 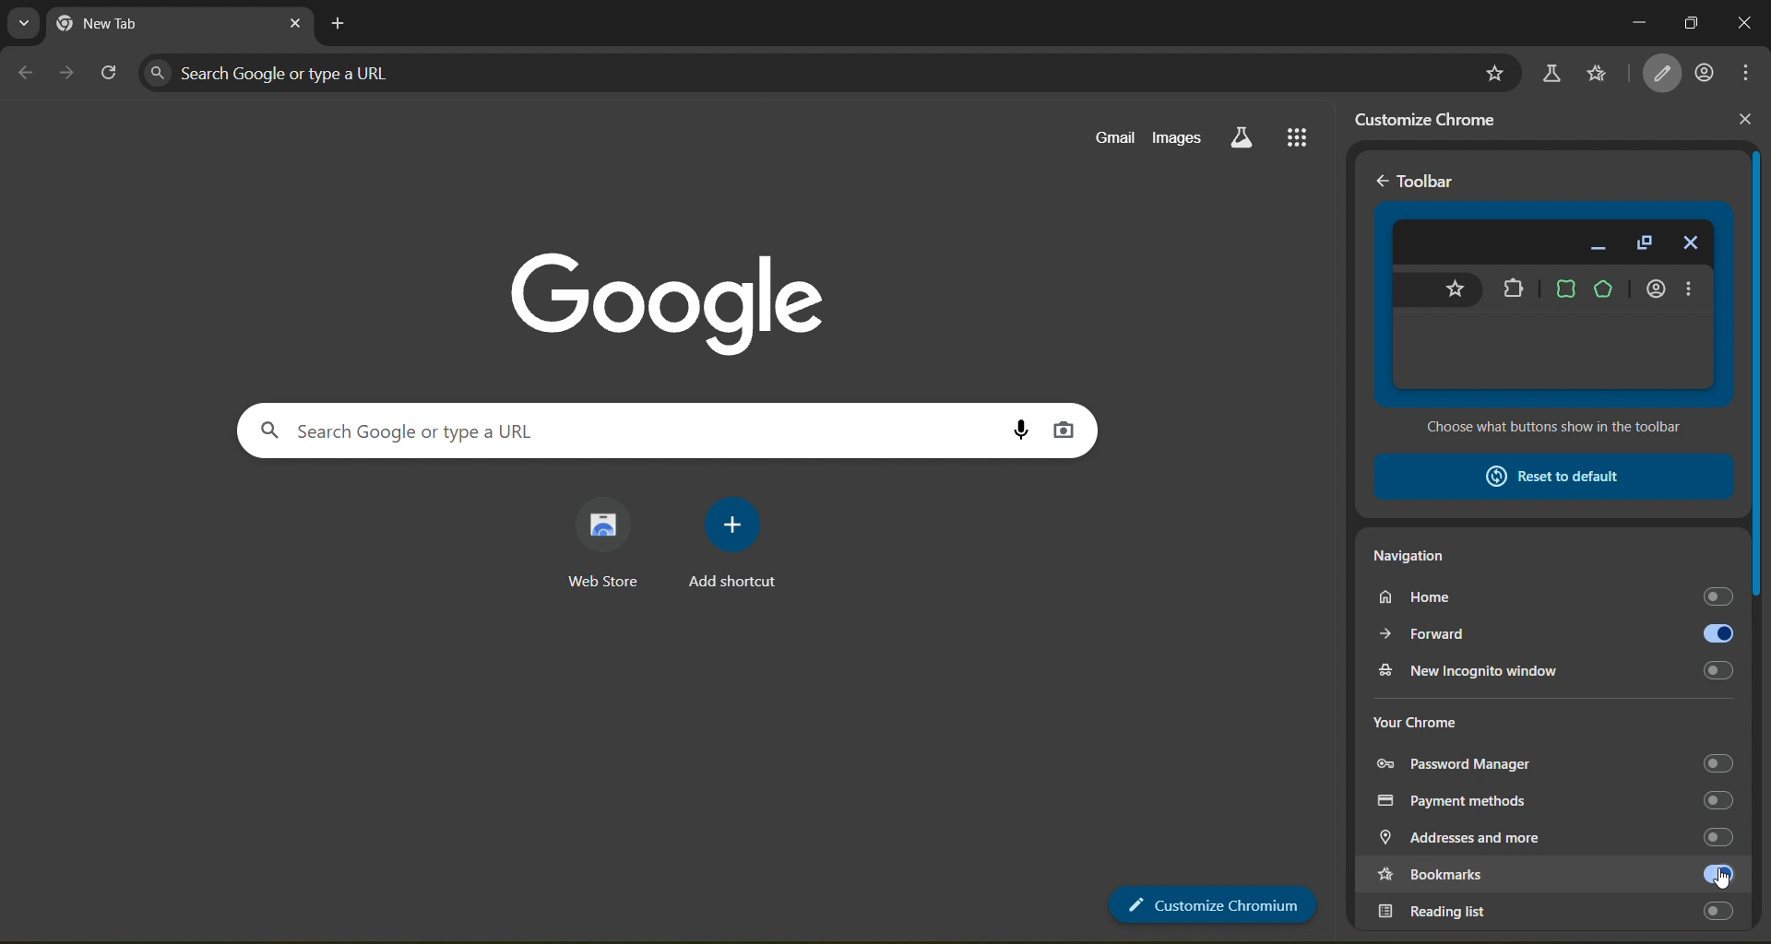 I want to click on menu, so click(x=1748, y=72).